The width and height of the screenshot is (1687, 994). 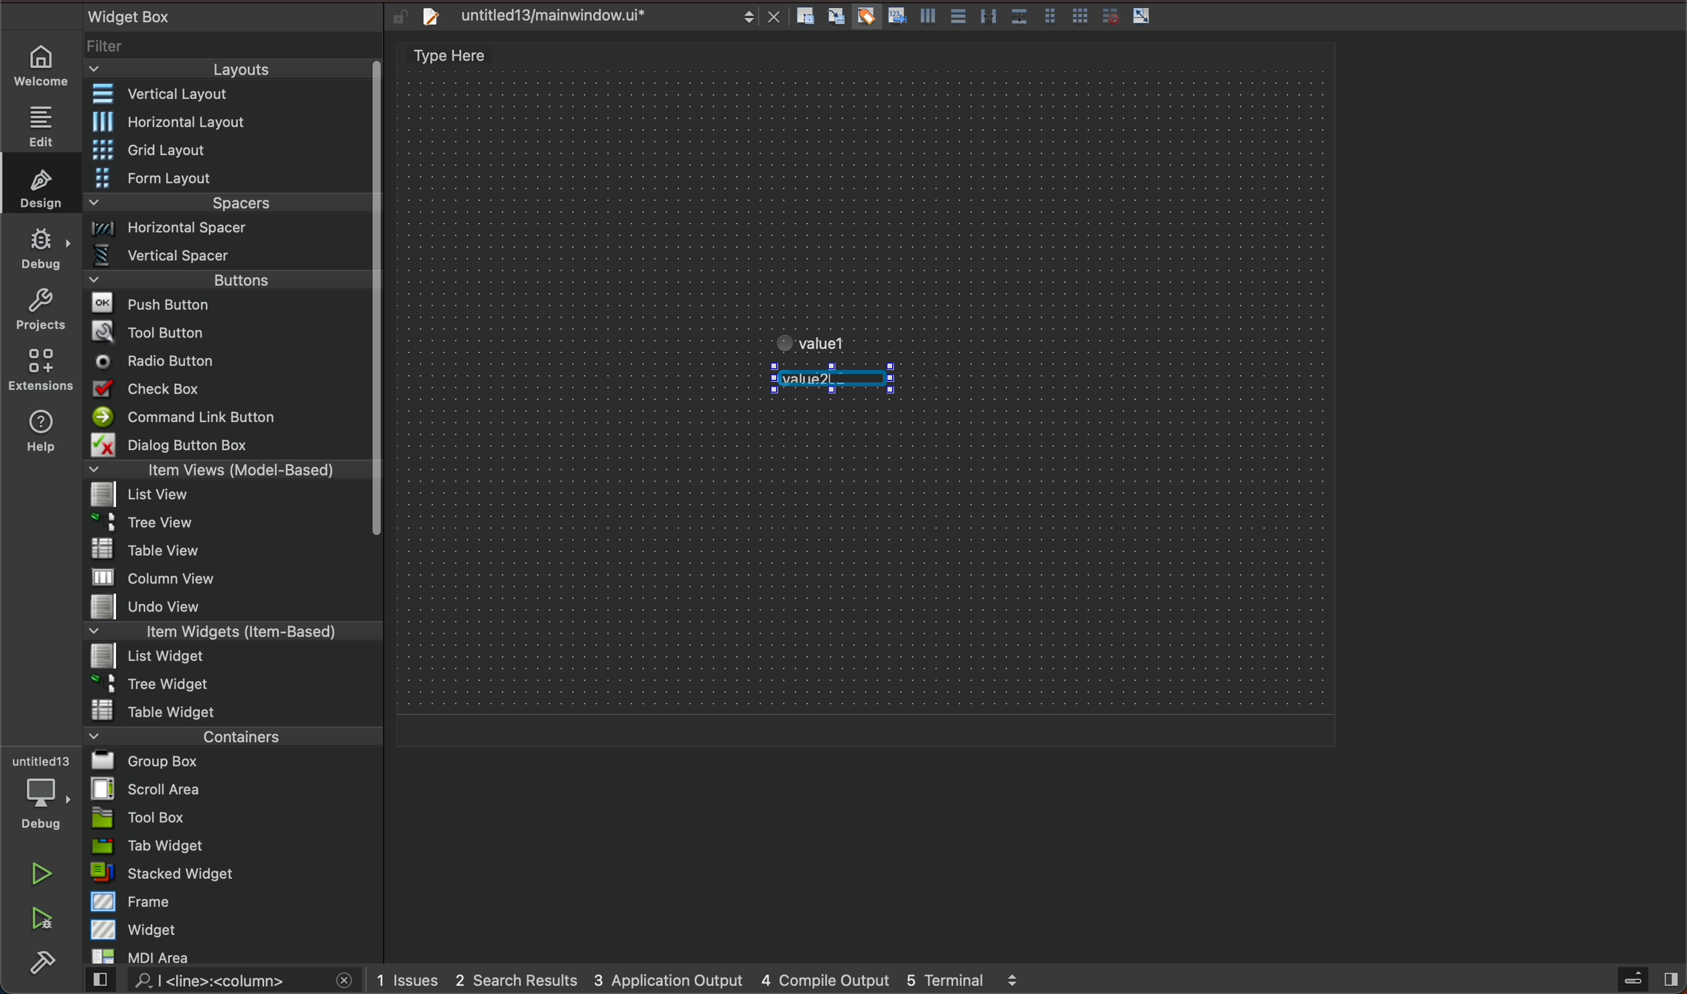 I want to click on list view, so click(x=225, y=499).